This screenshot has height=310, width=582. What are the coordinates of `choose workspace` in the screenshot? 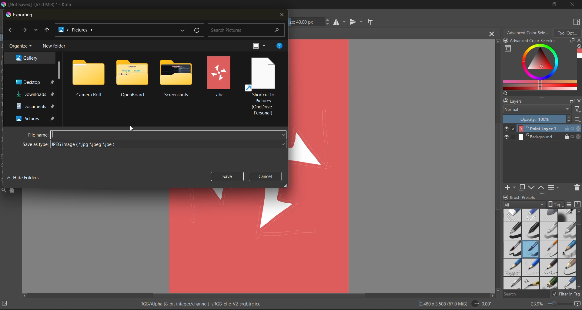 It's located at (577, 22).